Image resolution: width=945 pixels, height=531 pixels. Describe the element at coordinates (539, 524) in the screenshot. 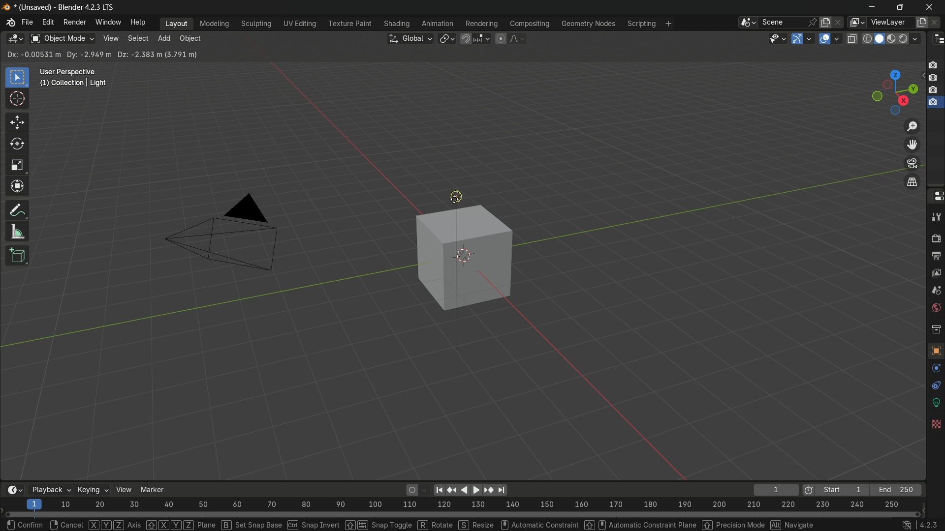

I see `Automatic Constraint` at that location.